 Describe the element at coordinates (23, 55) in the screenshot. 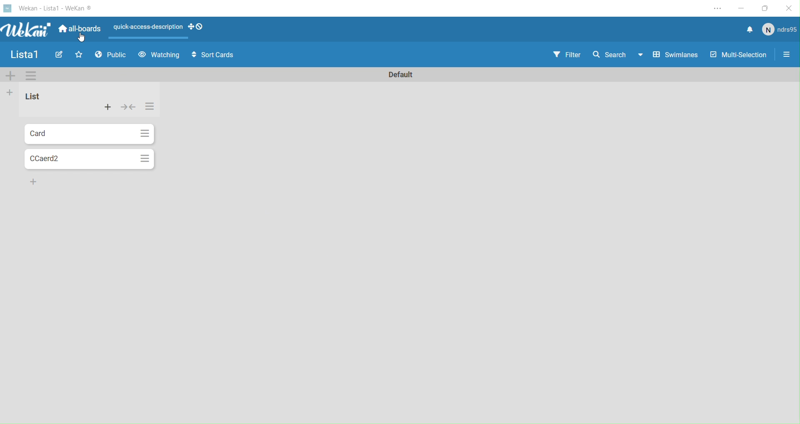

I see `Name` at that location.